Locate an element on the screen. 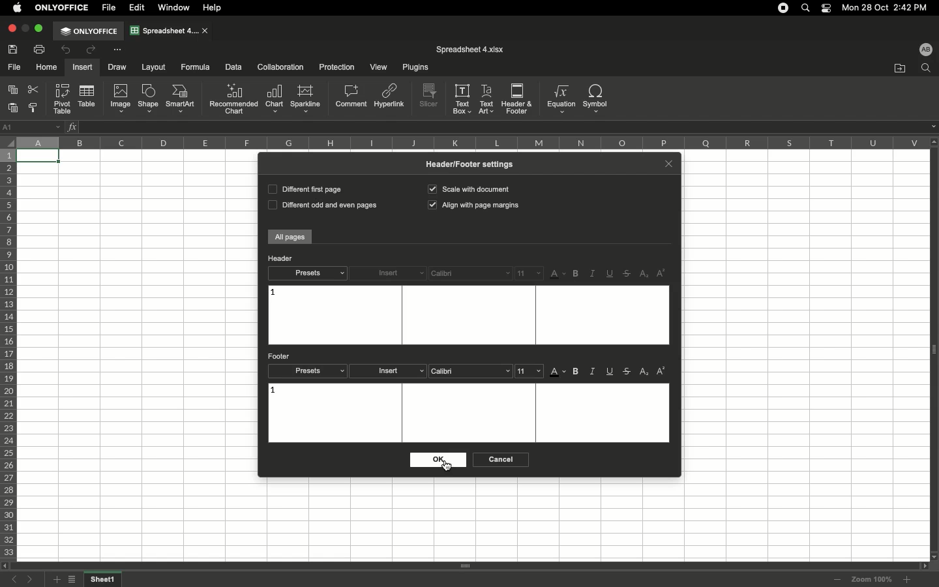  Formula is located at coordinates (194, 67).